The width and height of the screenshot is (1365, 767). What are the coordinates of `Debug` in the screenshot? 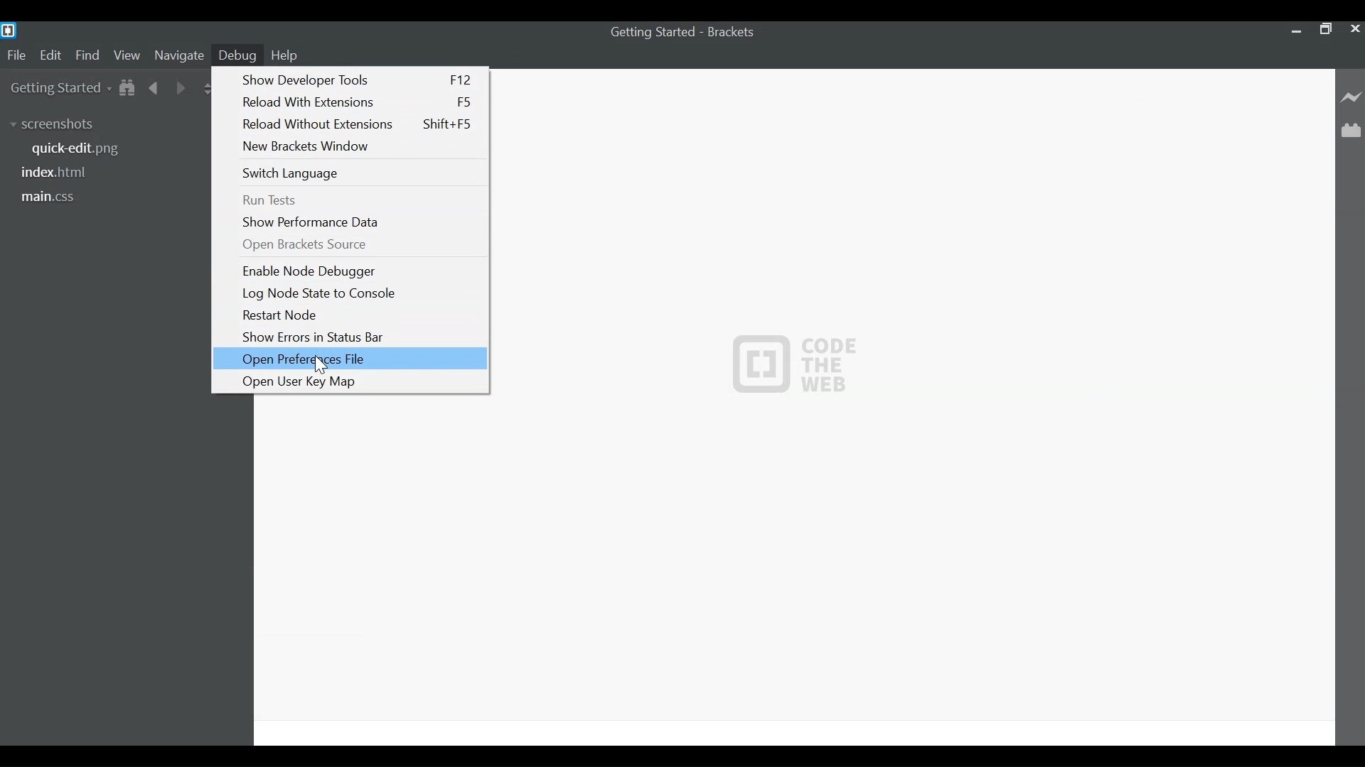 It's located at (236, 55).